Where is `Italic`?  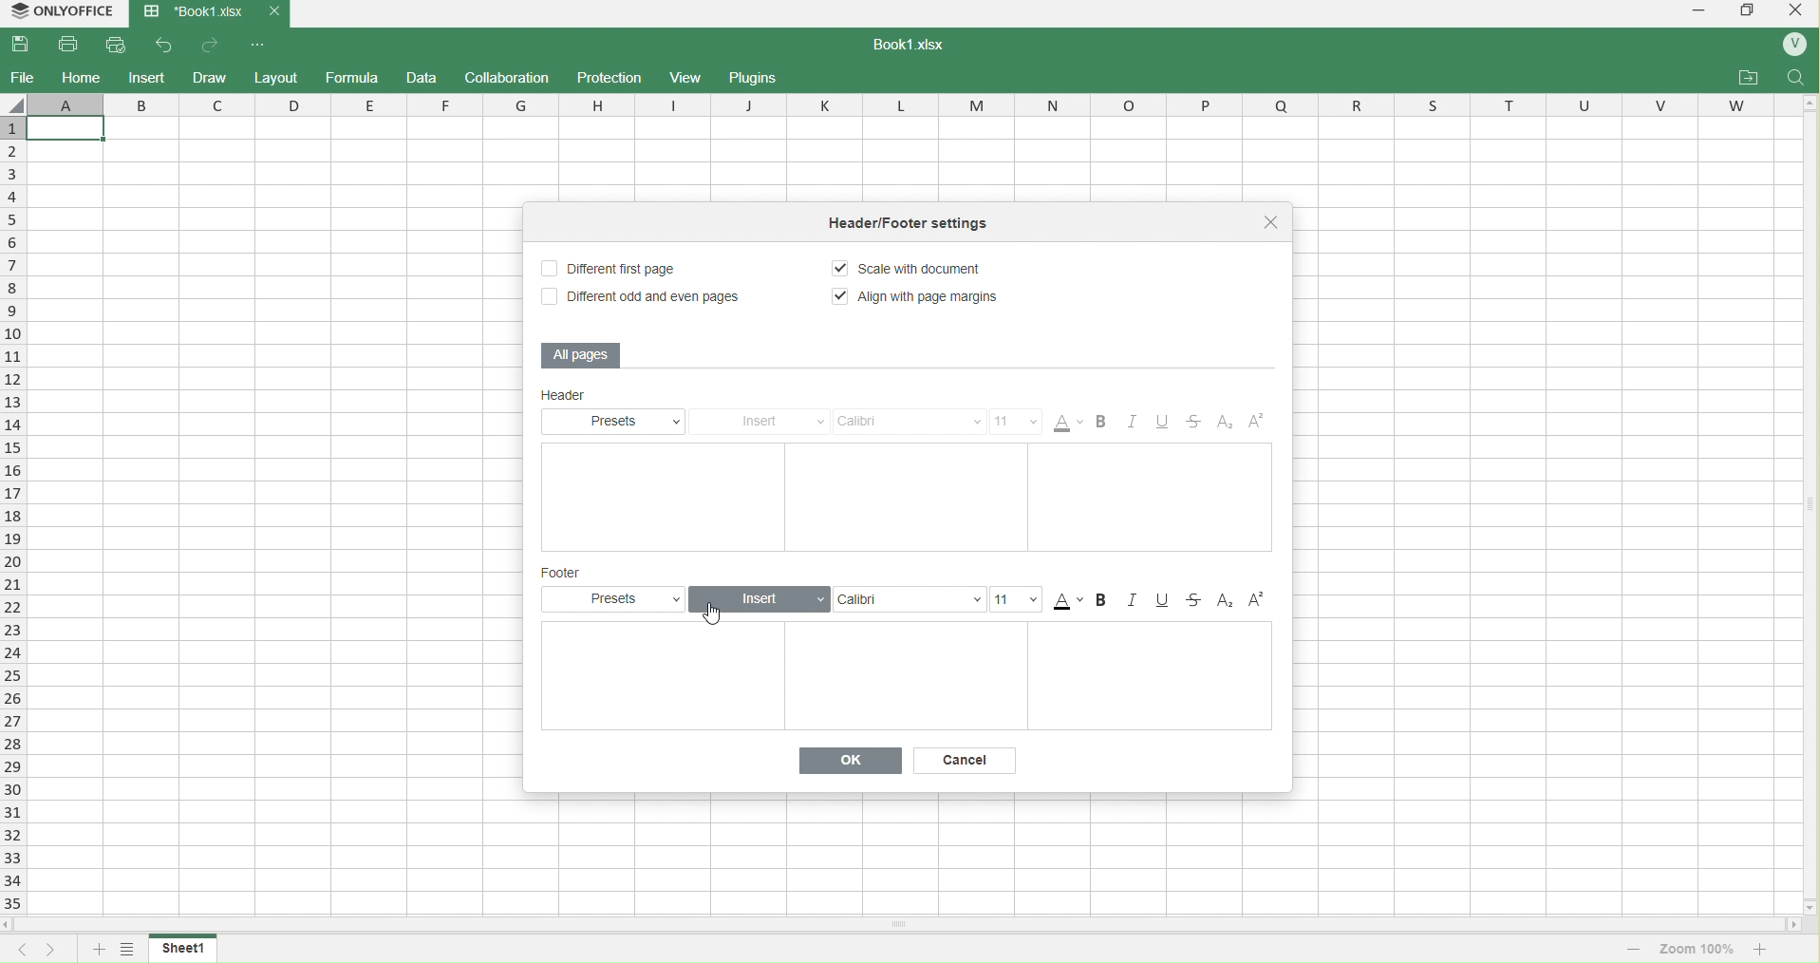
Italic is located at coordinates (1136, 424).